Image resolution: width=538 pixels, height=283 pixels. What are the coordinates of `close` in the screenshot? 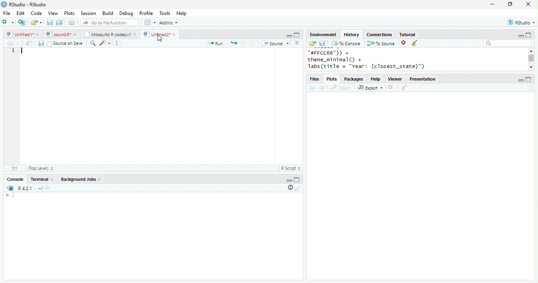 It's located at (135, 35).